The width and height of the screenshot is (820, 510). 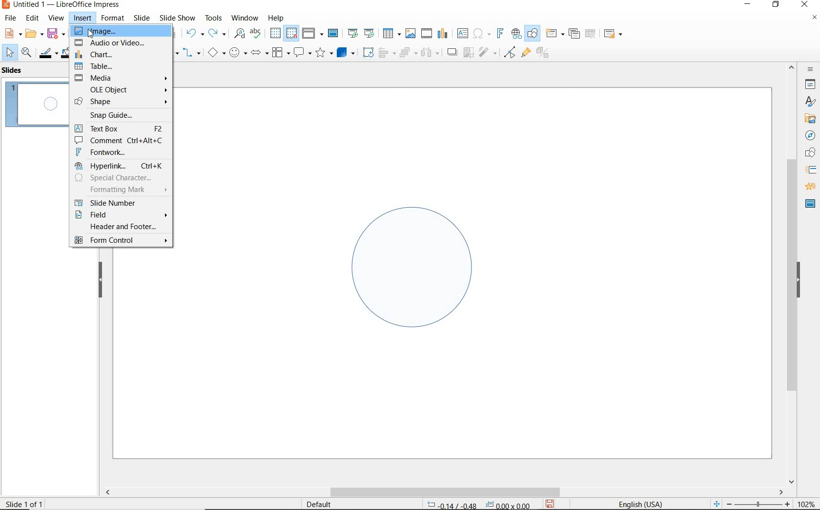 I want to click on hide, so click(x=101, y=280).